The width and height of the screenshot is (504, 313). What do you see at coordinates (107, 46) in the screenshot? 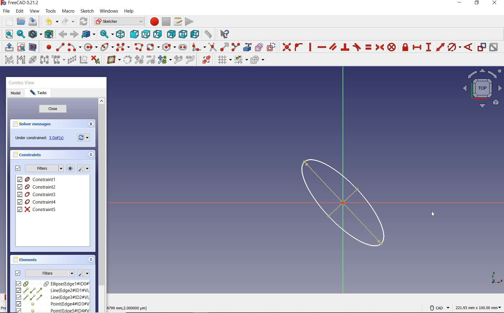
I see `ellipse` at bounding box center [107, 46].